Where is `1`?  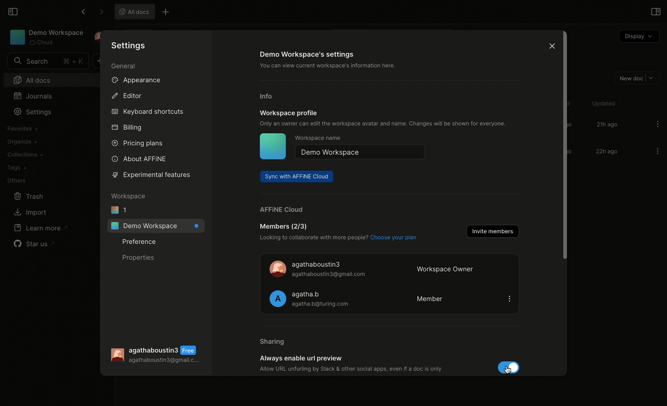
1 is located at coordinates (119, 209).